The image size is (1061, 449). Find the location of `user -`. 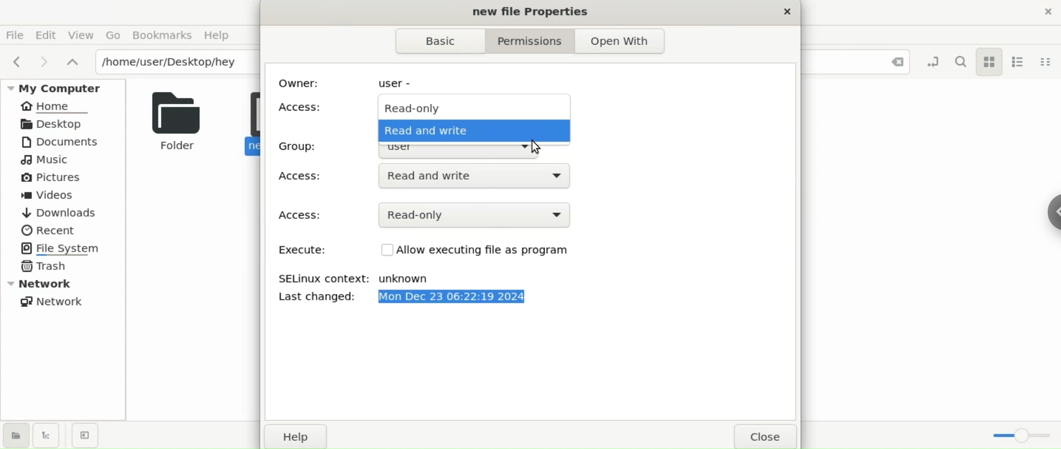

user - is located at coordinates (397, 82).